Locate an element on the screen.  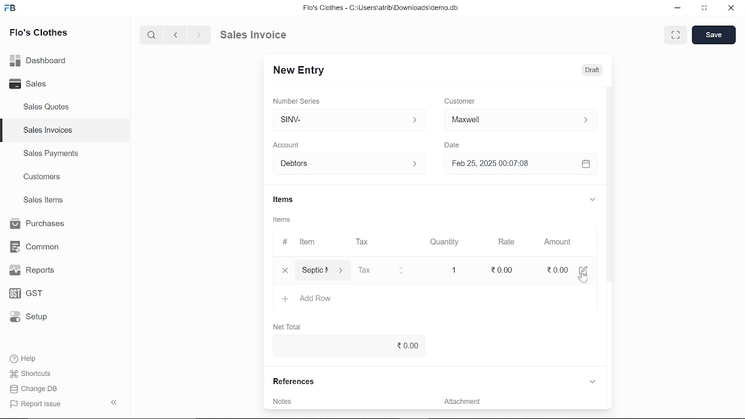
Tax is located at coordinates (369, 270).